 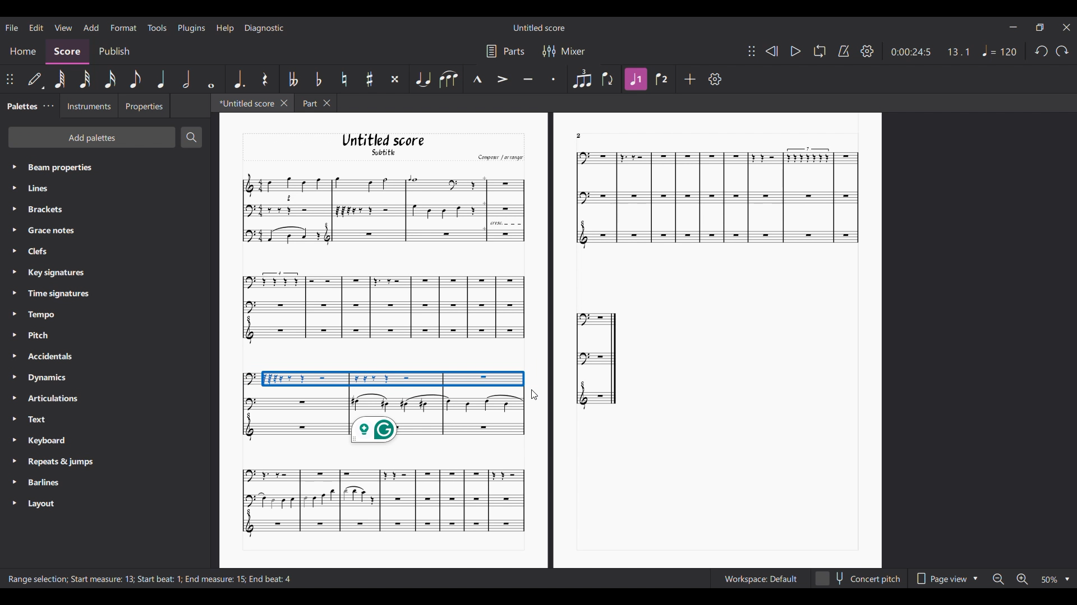 What do you see at coordinates (1042, 52) in the screenshot?
I see `Undo` at bounding box center [1042, 52].